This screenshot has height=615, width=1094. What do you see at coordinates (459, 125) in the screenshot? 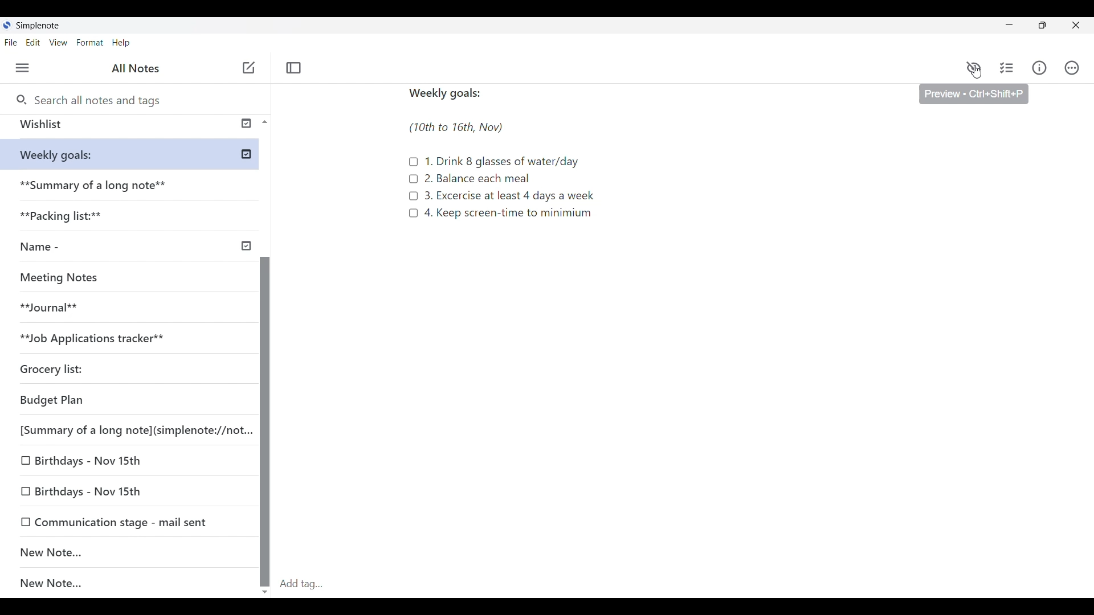
I see `(10th to 16th, Nov)` at bounding box center [459, 125].